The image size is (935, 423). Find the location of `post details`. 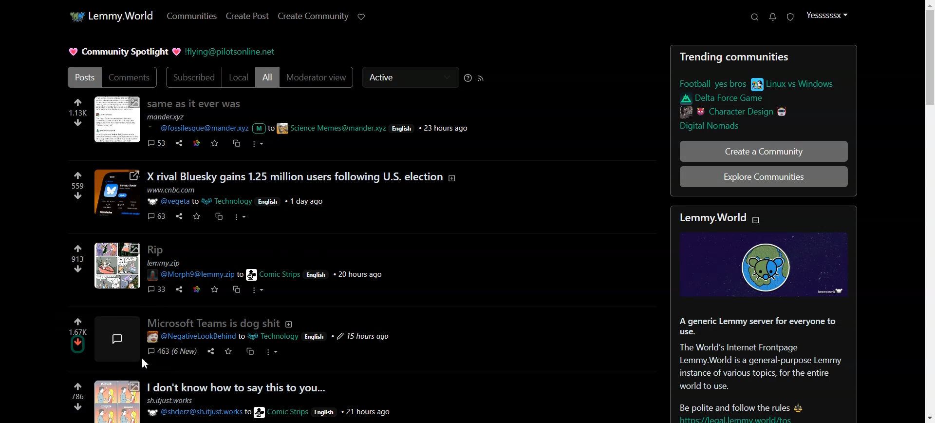

post details is located at coordinates (242, 196).